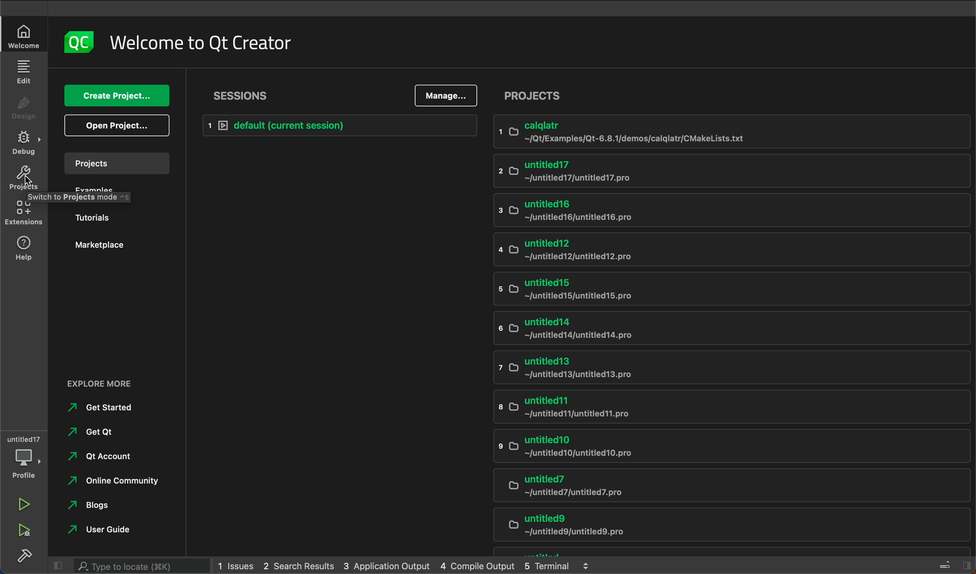  I want to click on untitled9, so click(722, 525).